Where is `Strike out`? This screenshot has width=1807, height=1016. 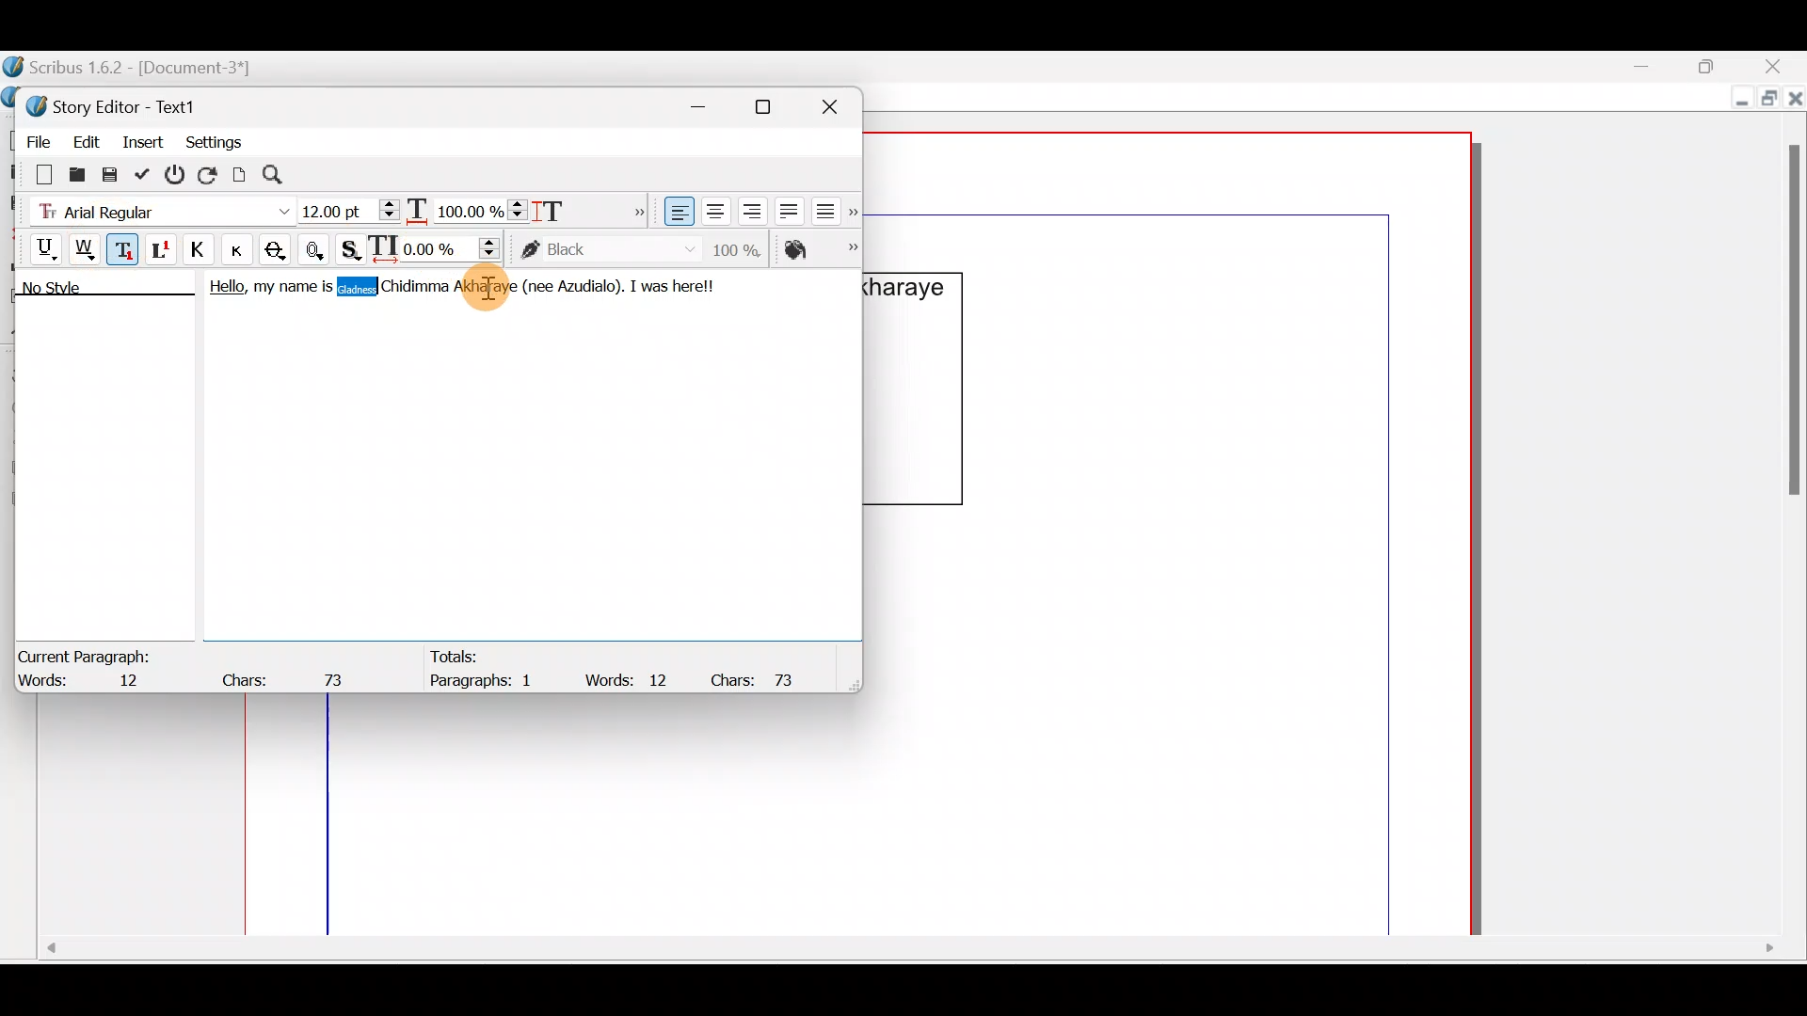 Strike out is located at coordinates (280, 250).